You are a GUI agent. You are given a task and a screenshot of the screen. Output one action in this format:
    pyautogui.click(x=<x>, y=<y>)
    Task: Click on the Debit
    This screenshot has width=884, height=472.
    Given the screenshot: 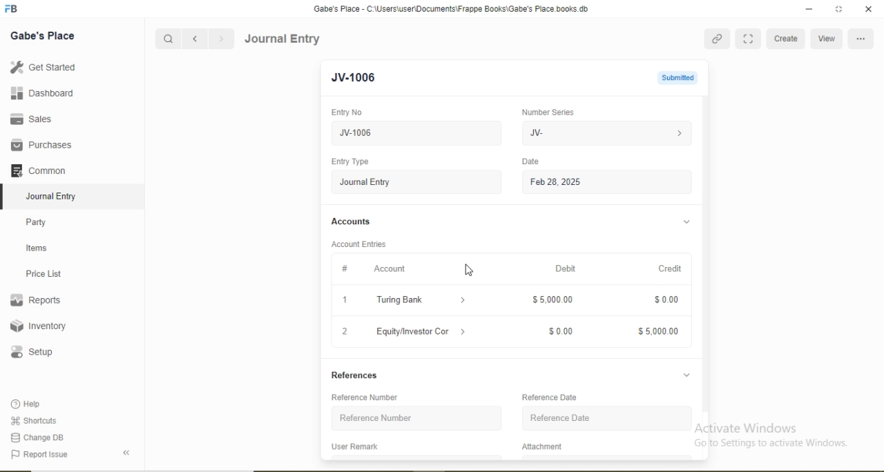 What is the action you would take?
    pyautogui.click(x=566, y=268)
    